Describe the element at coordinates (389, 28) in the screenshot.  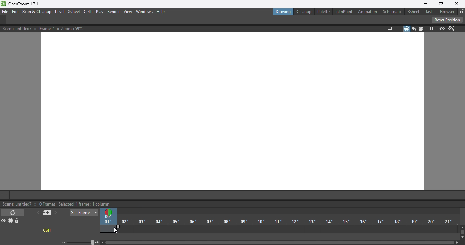
I see `Safe area` at that location.